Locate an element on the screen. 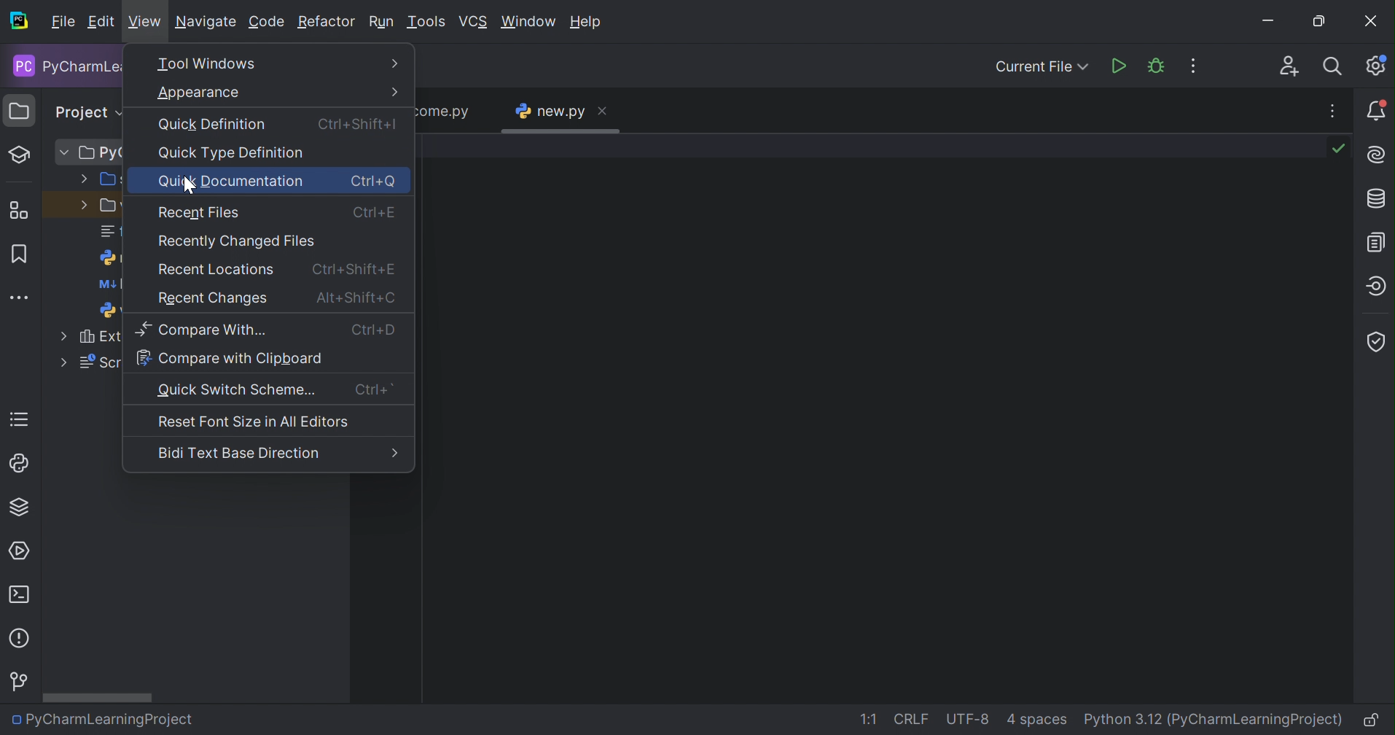  More tool windows is located at coordinates (20, 296).